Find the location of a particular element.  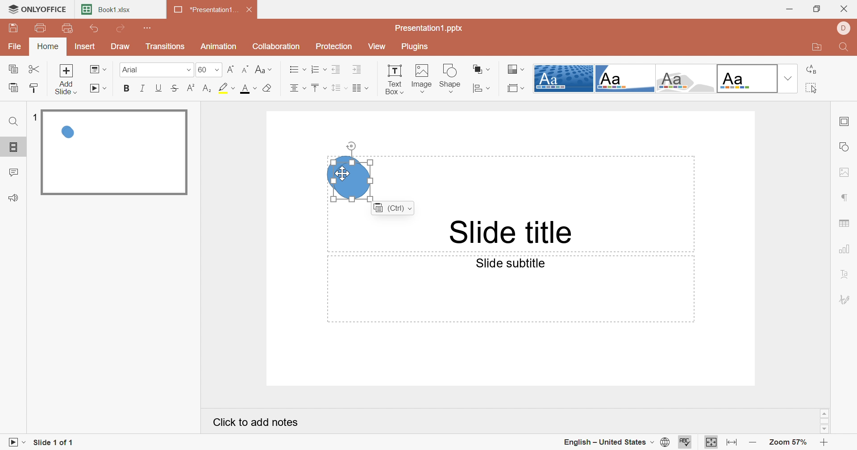

Cut is located at coordinates (34, 69).